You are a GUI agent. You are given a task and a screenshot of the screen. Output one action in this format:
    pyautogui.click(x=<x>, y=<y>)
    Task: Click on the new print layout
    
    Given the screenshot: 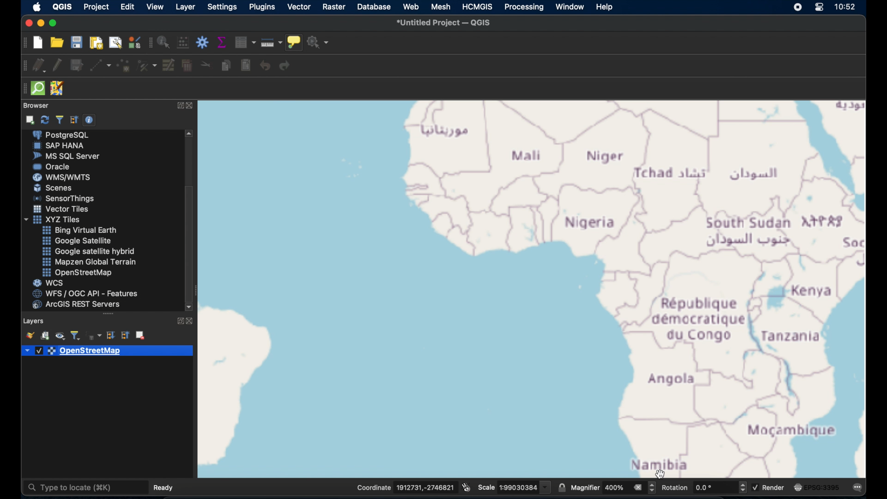 What is the action you would take?
    pyautogui.click(x=96, y=44)
    